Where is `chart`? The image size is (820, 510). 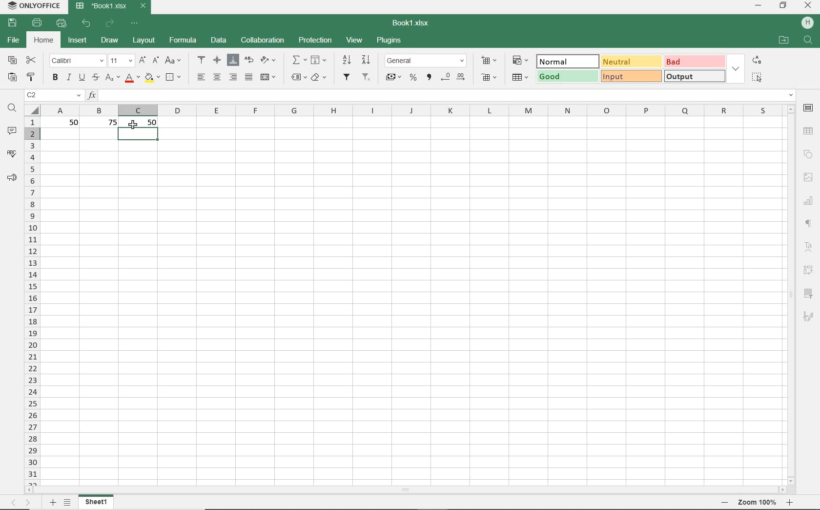 chart is located at coordinates (810, 203).